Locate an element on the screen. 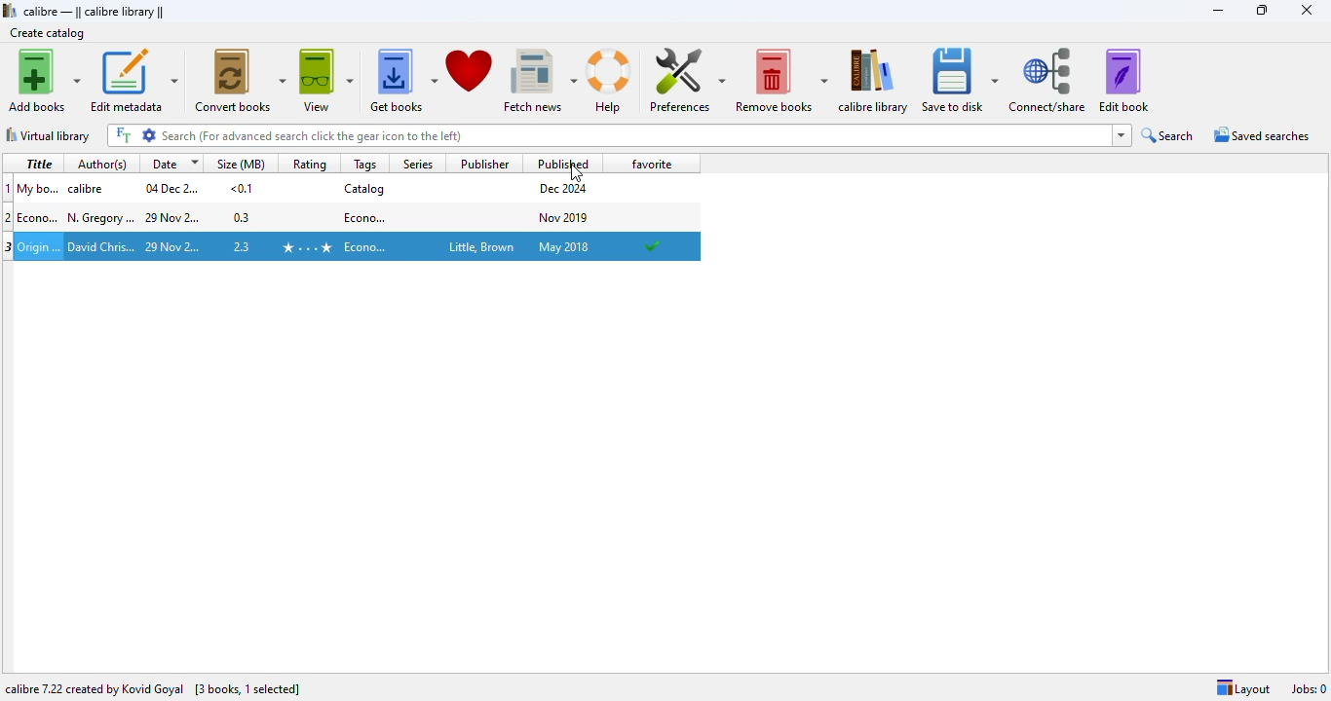 This screenshot has width=1331, height=701. size in mbs is located at coordinates (247, 247).